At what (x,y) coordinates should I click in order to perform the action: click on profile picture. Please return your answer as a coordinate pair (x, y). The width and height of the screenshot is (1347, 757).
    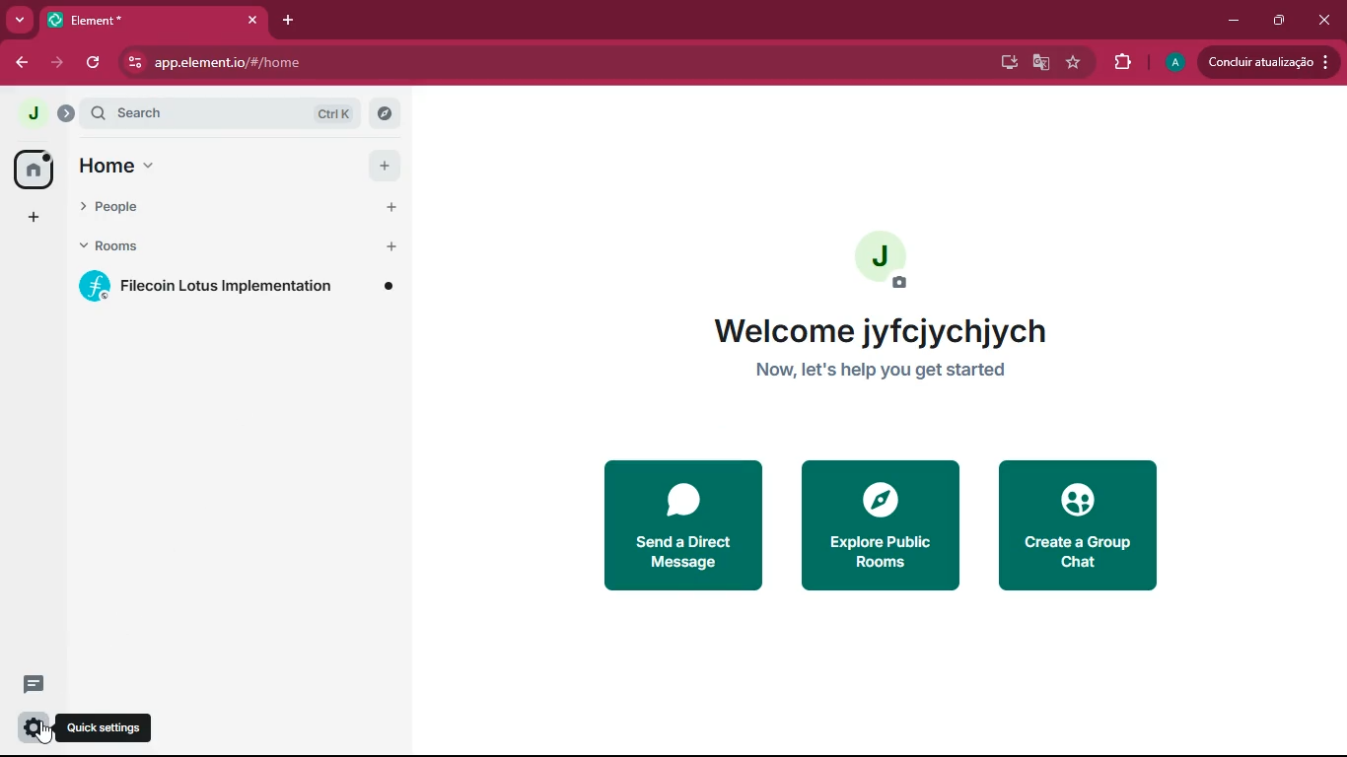
    Looking at the image, I should click on (884, 262).